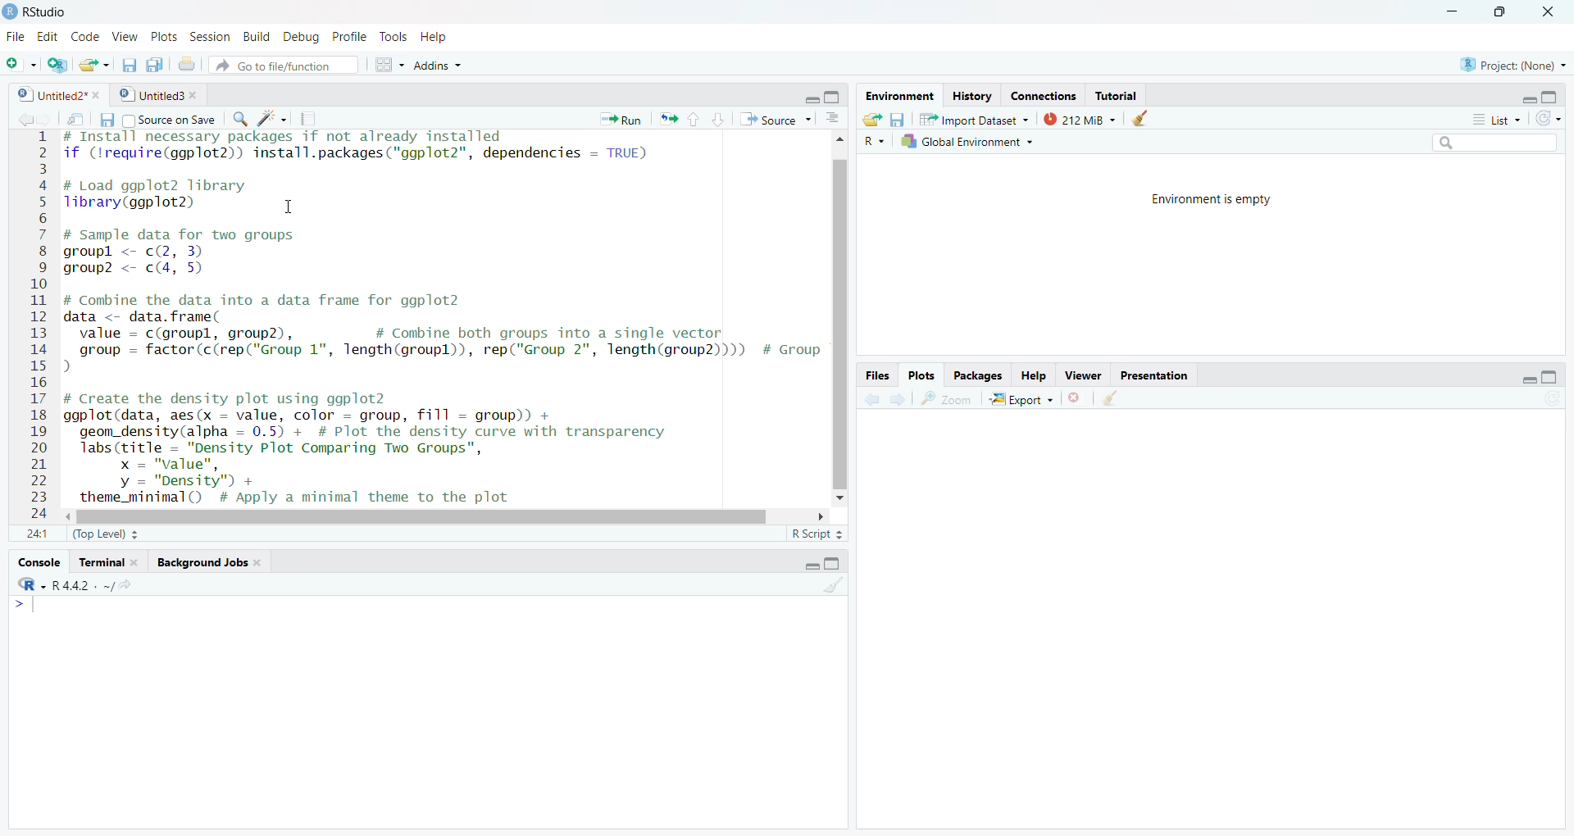  What do you see at coordinates (78, 586) in the screenshot?
I see `R .R.4.4.2` at bounding box center [78, 586].